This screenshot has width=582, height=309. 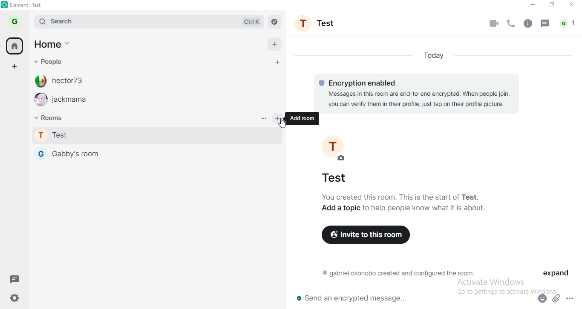 What do you see at coordinates (16, 70) in the screenshot?
I see `add space` at bounding box center [16, 70].